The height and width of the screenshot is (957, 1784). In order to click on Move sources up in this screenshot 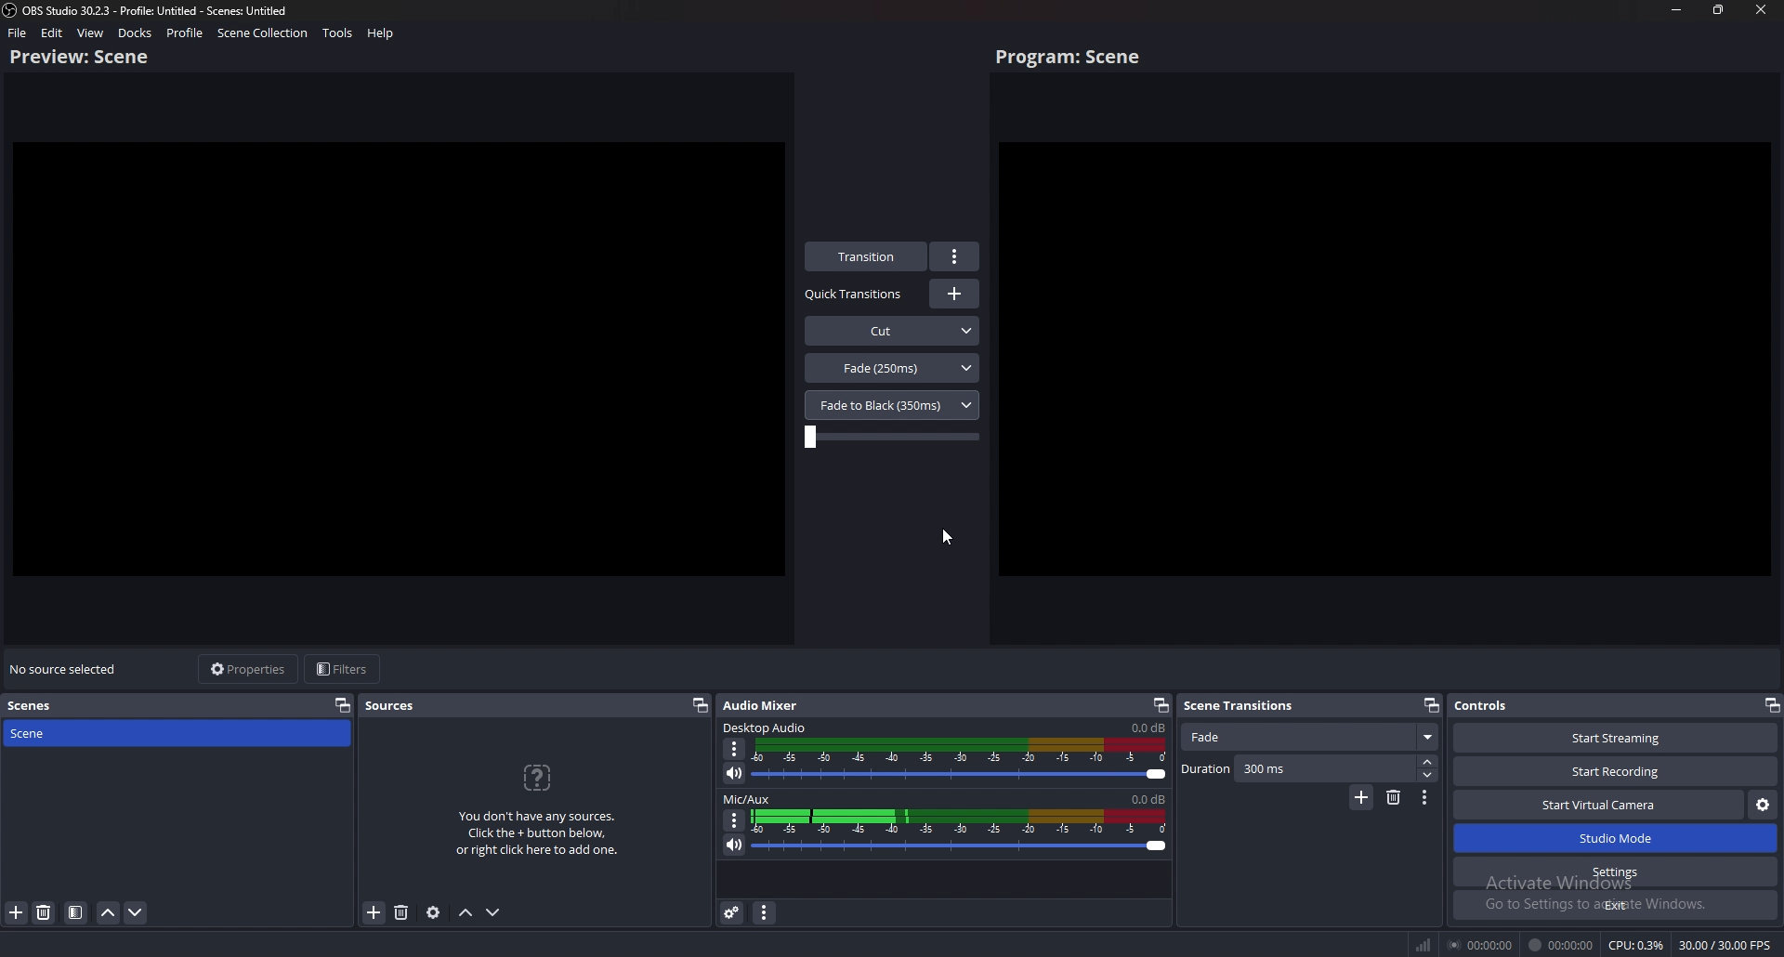, I will do `click(466, 913)`.